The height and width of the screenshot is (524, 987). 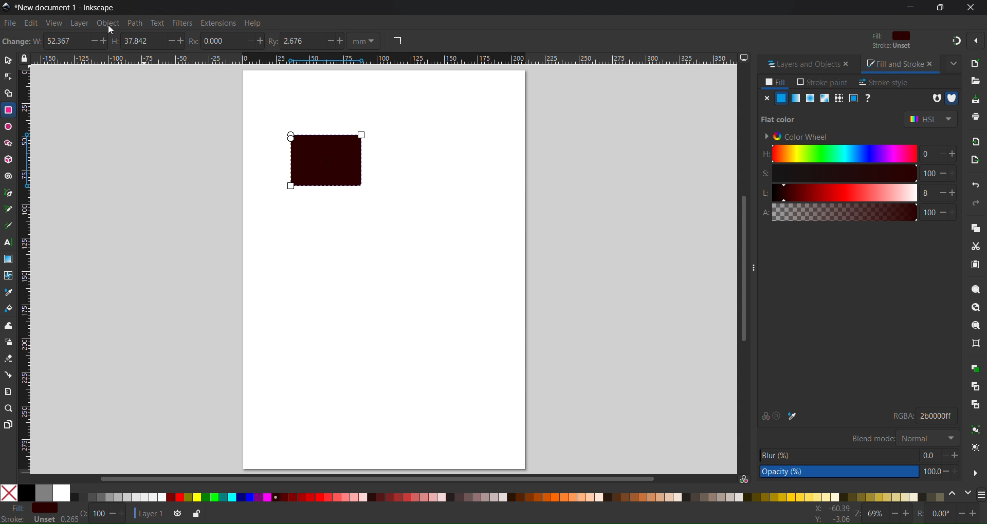 I want to click on  100, so click(x=928, y=174).